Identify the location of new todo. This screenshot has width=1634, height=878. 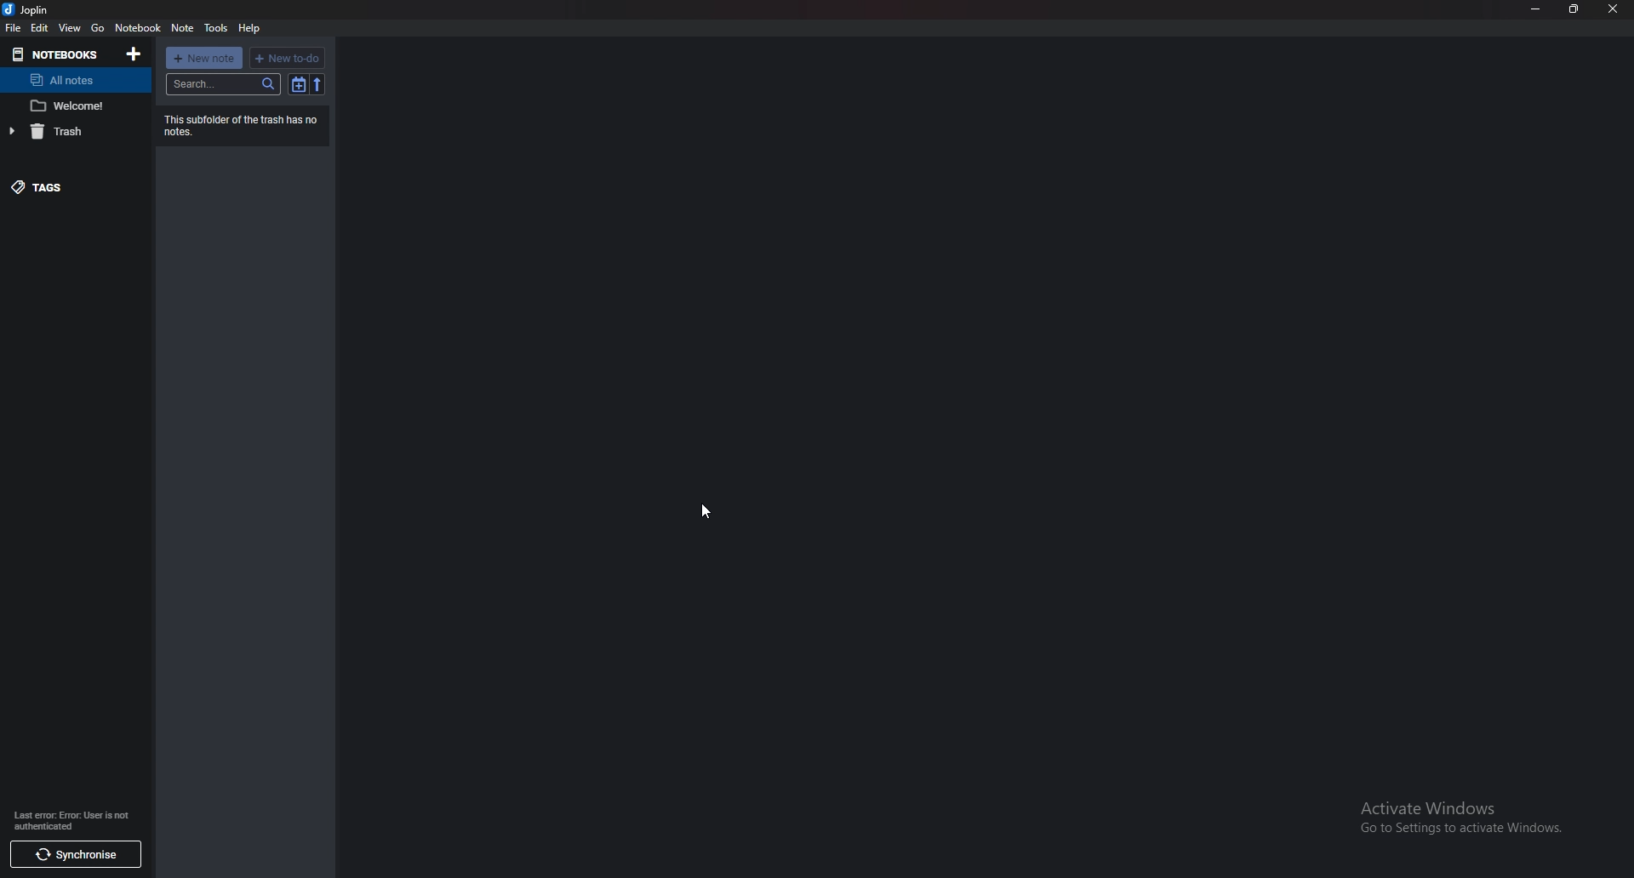
(286, 58).